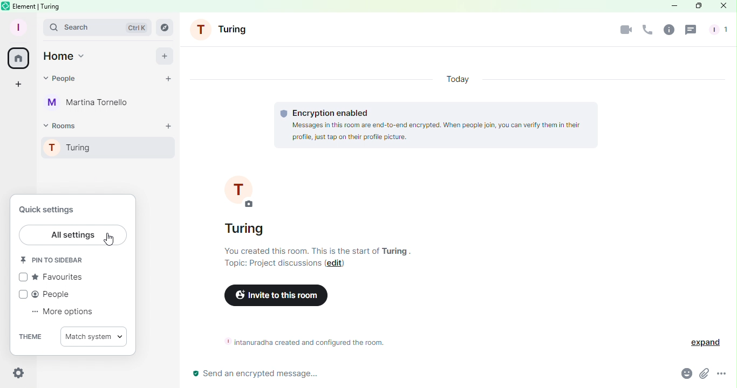 This screenshot has width=737, height=388. What do you see at coordinates (58, 276) in the screenshot?
I see `Favourites` at bounding box center [58, 276].